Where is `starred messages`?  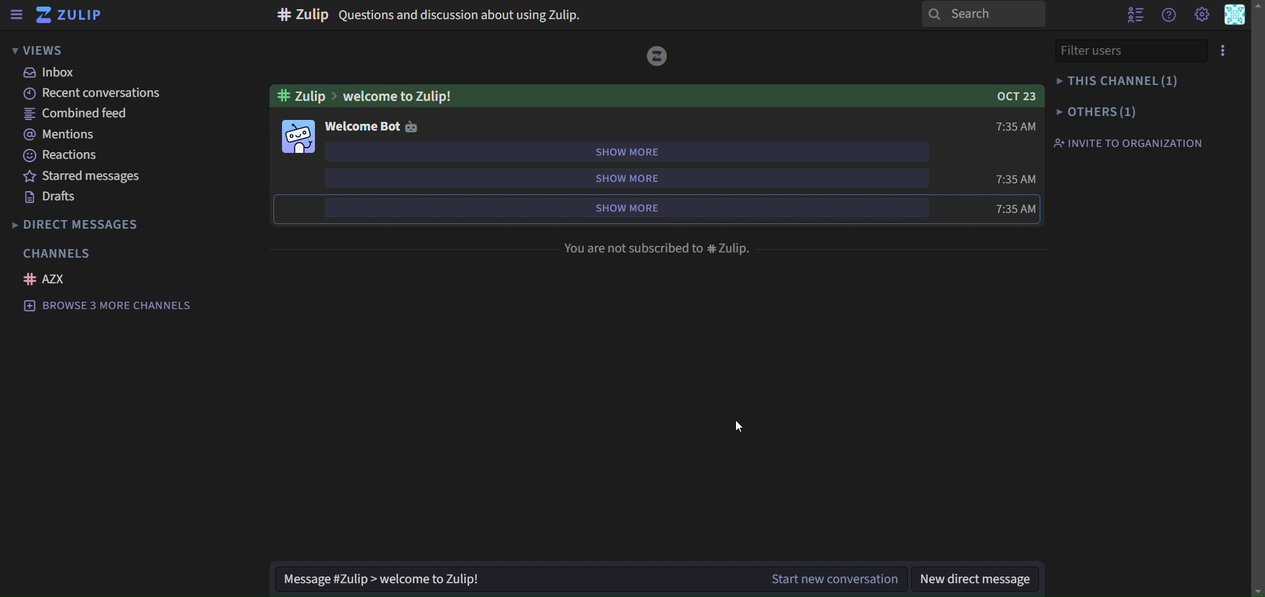
starred messages is located at coordinates (114, 178).